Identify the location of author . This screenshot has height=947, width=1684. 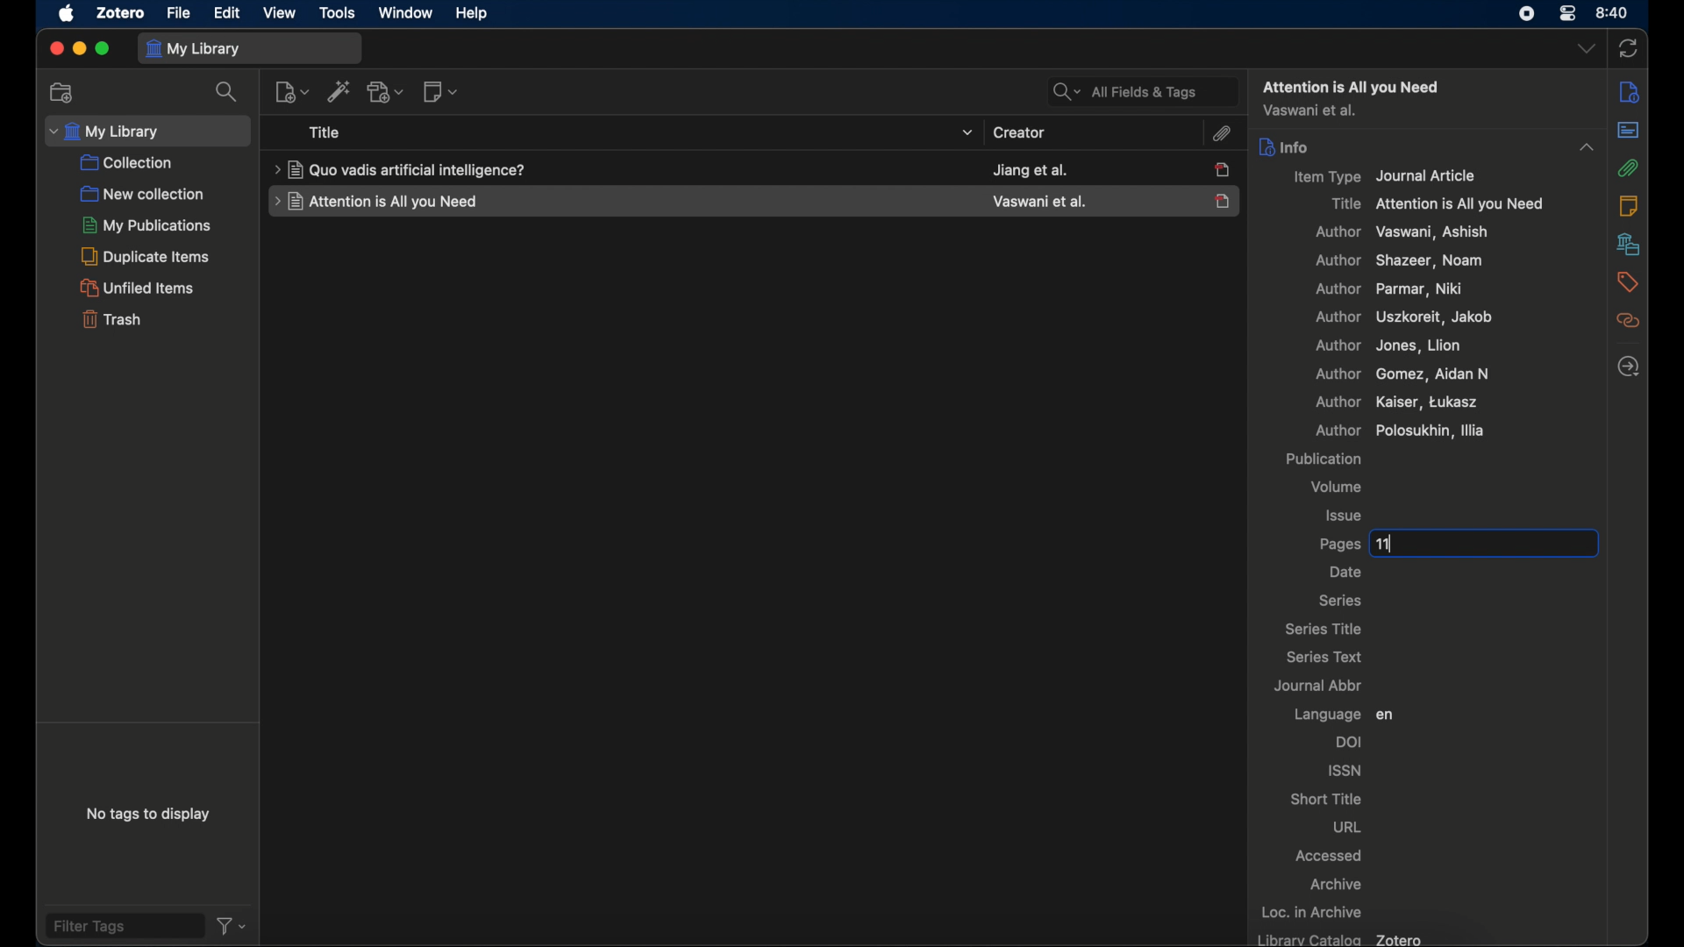
(1310, 110).